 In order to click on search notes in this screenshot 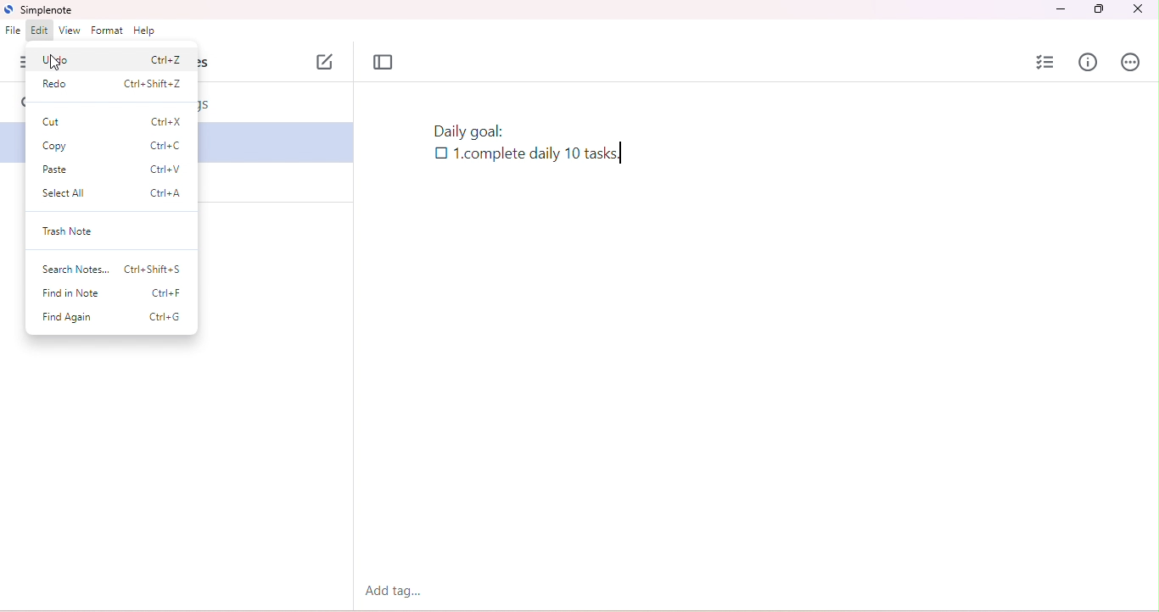, I will do `click(114, 270)`.